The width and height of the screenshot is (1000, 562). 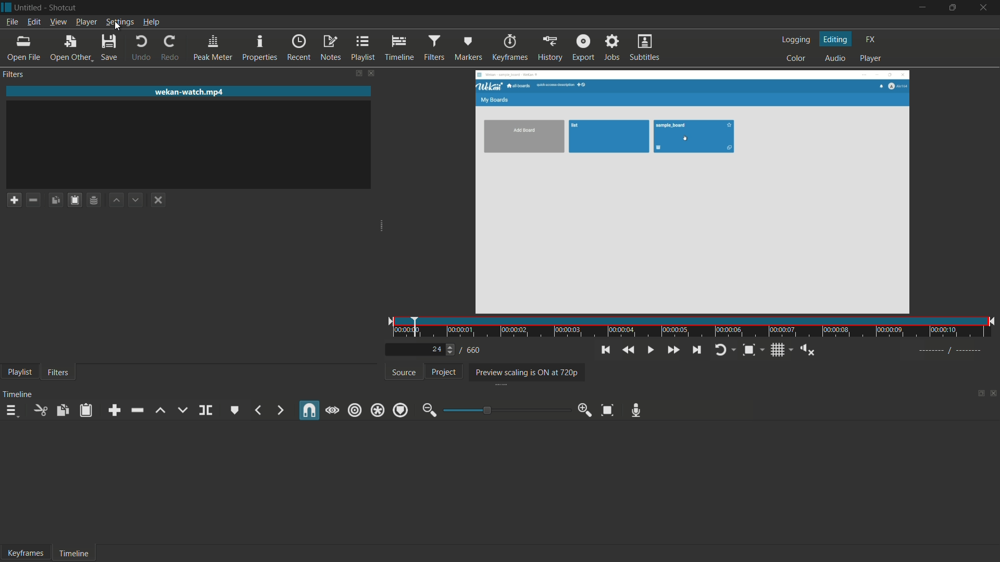 I want to click on help menu, so click(x=150, y=21).